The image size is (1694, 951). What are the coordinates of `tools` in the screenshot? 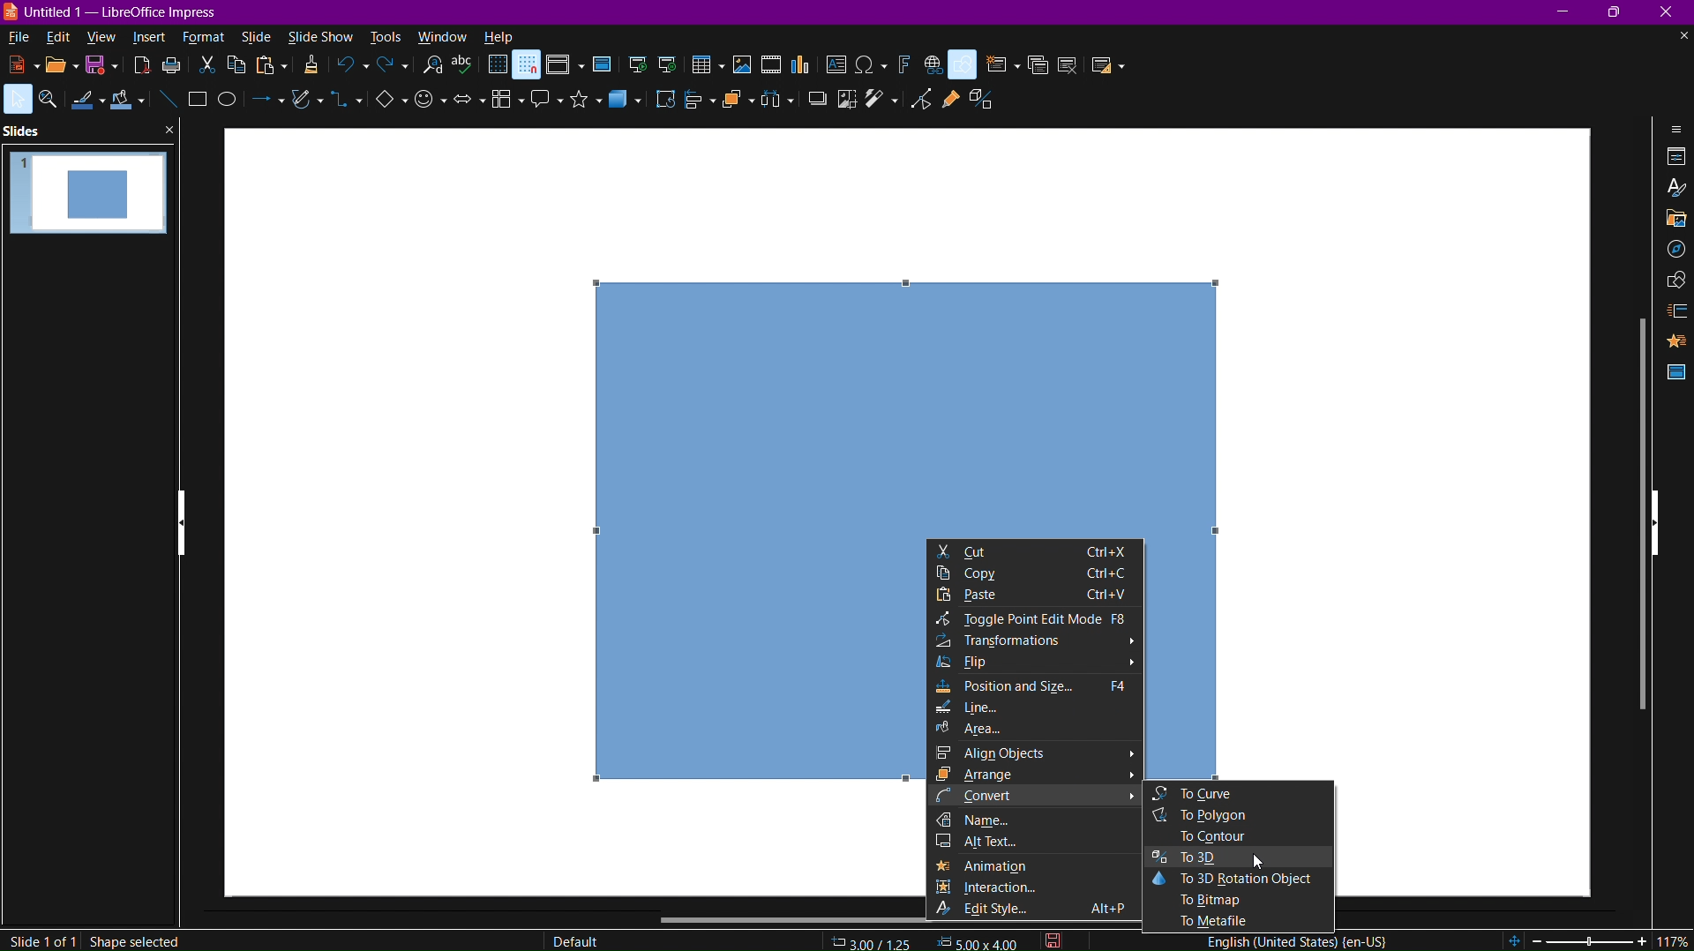 It's located at (383, 36).